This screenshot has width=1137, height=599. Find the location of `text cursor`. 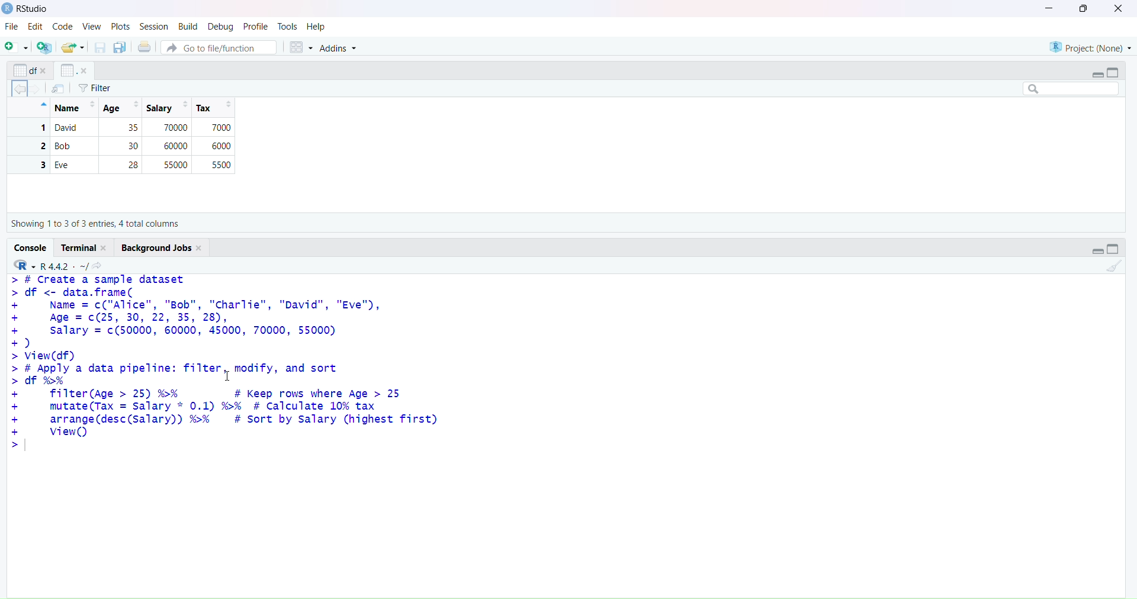

text cursor is located at coordinates (26, 447).